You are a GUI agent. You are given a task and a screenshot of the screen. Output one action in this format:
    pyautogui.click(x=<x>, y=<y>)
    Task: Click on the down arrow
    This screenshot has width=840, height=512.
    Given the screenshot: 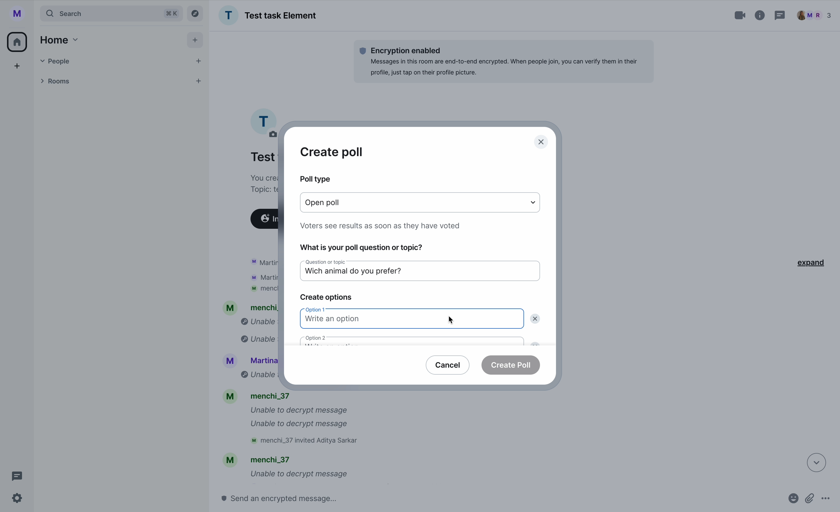 What is the action you would take?
    pyautogui.click(x=812, y=462)
    